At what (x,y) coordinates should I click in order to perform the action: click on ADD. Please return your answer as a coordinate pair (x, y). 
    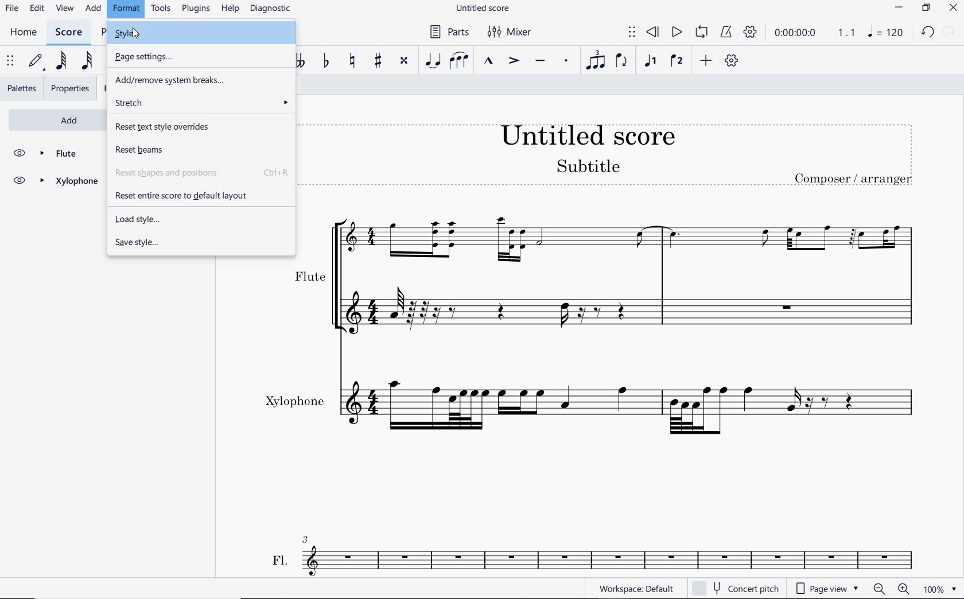
    Looking at the image, I should click on (704, 61).